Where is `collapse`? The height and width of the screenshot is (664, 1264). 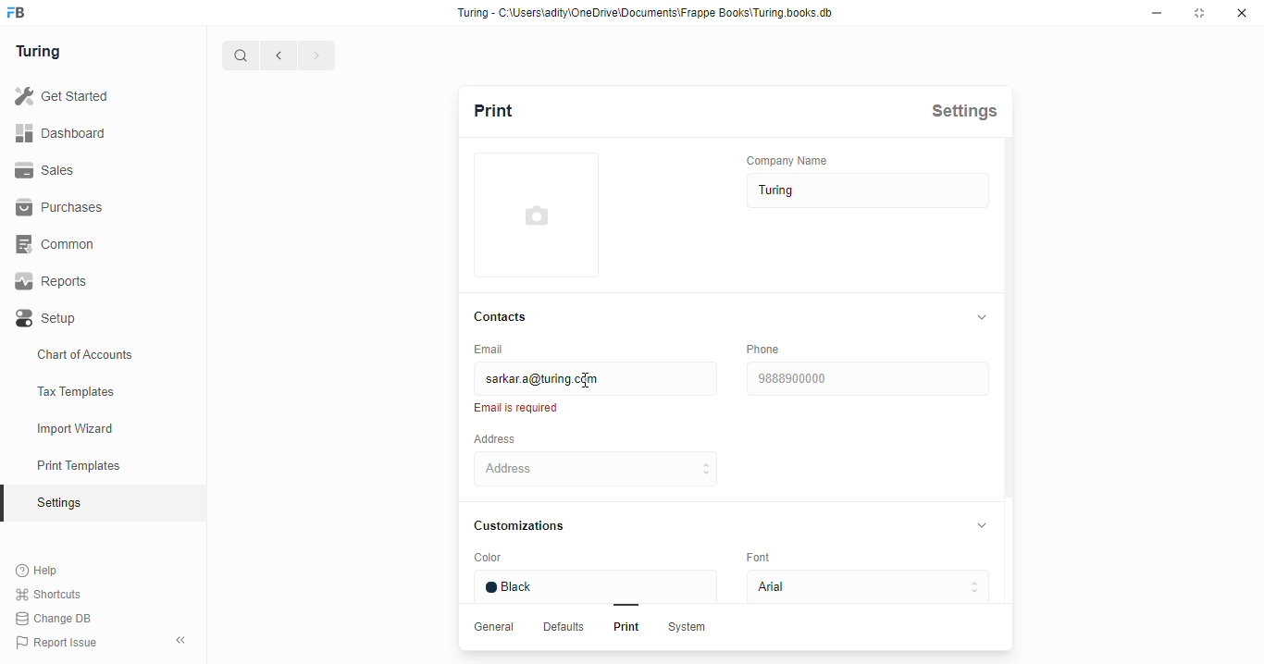 collapse is located at coordinates (986, 527).